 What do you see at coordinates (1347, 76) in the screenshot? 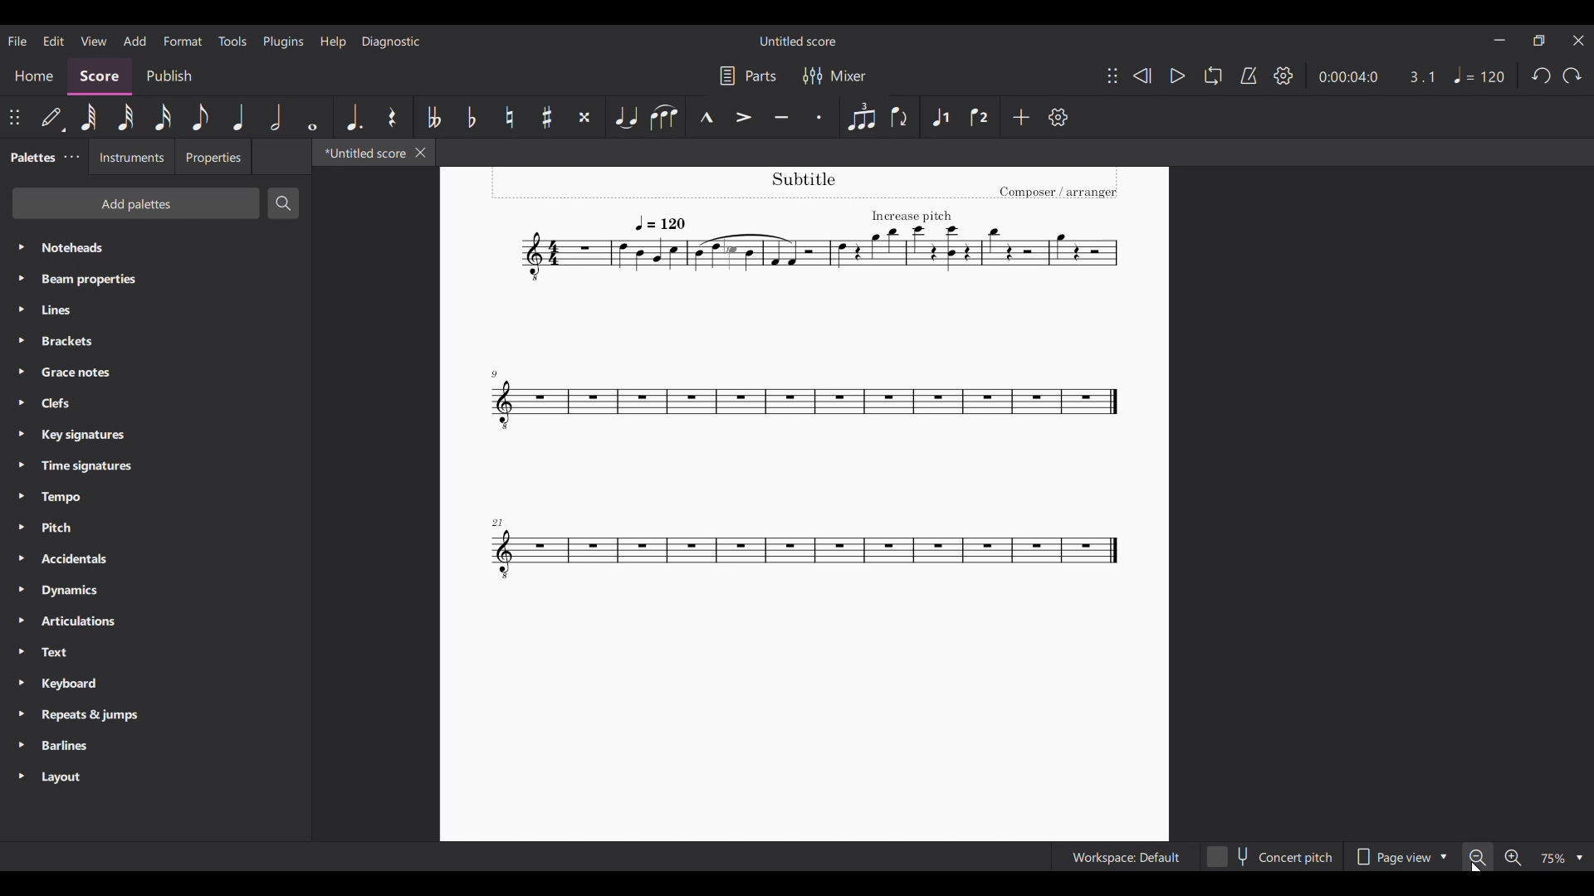
I see `Current duration` at bounding box center [1347, 76].